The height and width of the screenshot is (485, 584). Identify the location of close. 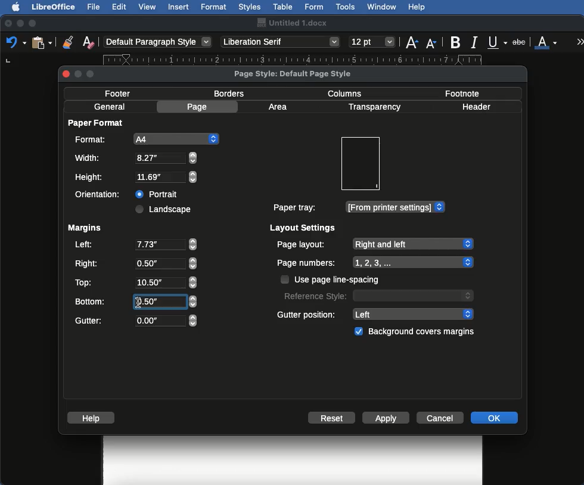
(65, 74).